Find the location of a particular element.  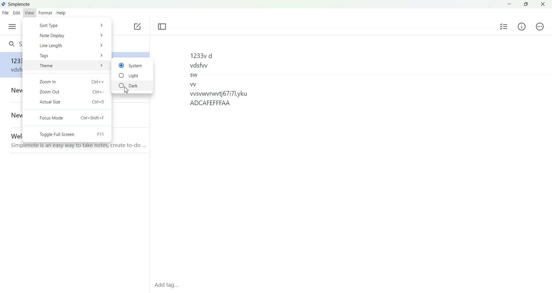

Note File is located at coordinates (12, 90).